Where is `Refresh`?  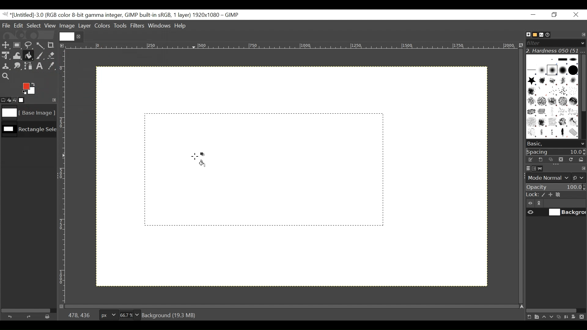
Refresh is located at coordinates (570, 159).